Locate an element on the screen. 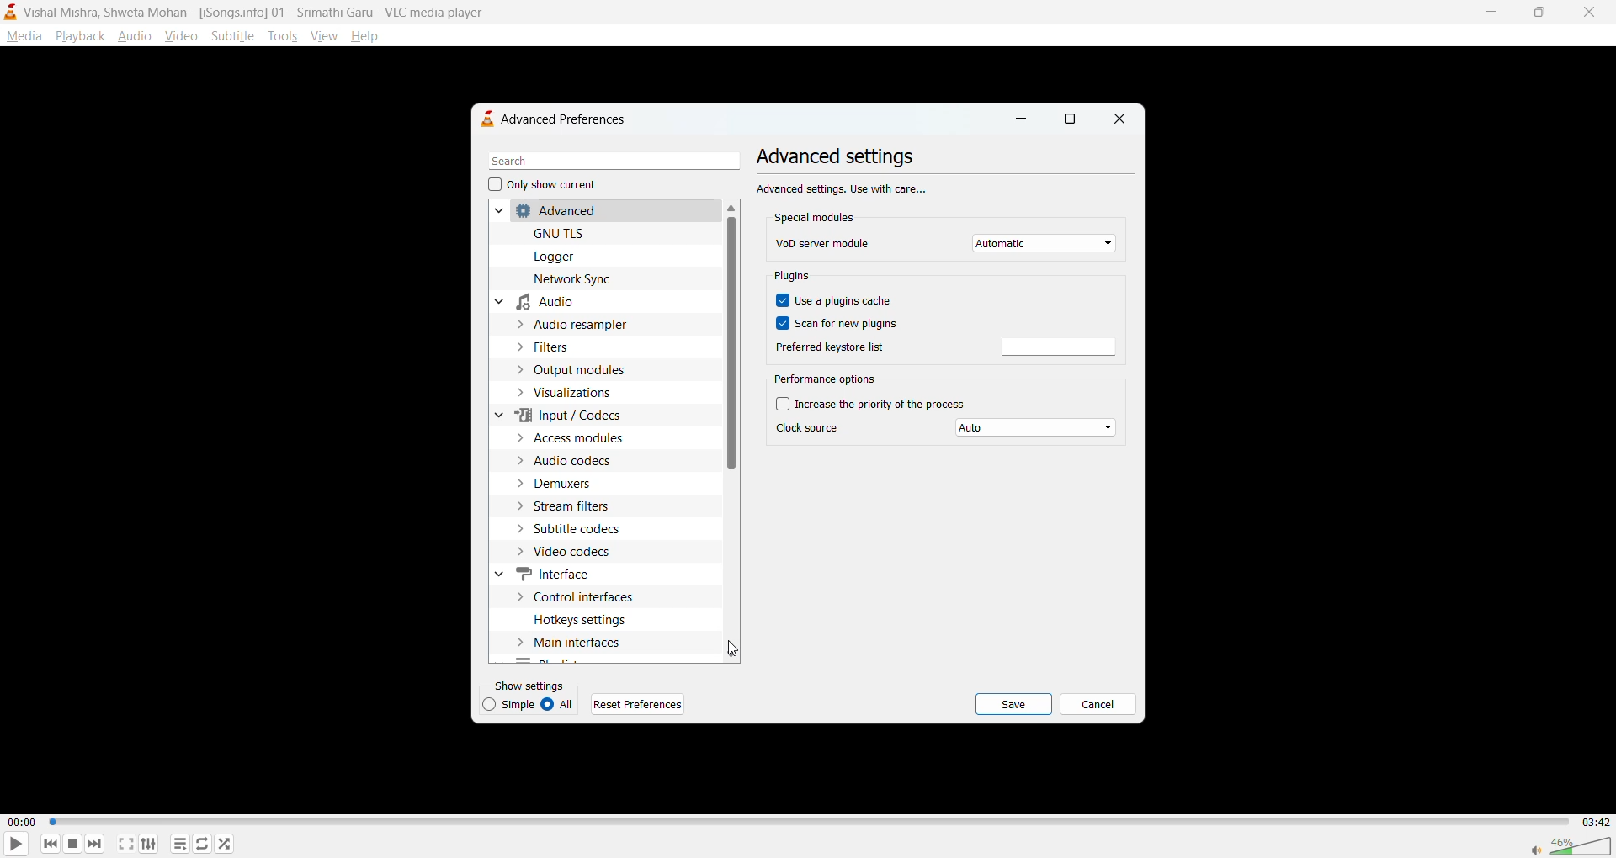 The width and height of the screenshot is (1616, 858). subtitle is located at coordinates (233, 35).